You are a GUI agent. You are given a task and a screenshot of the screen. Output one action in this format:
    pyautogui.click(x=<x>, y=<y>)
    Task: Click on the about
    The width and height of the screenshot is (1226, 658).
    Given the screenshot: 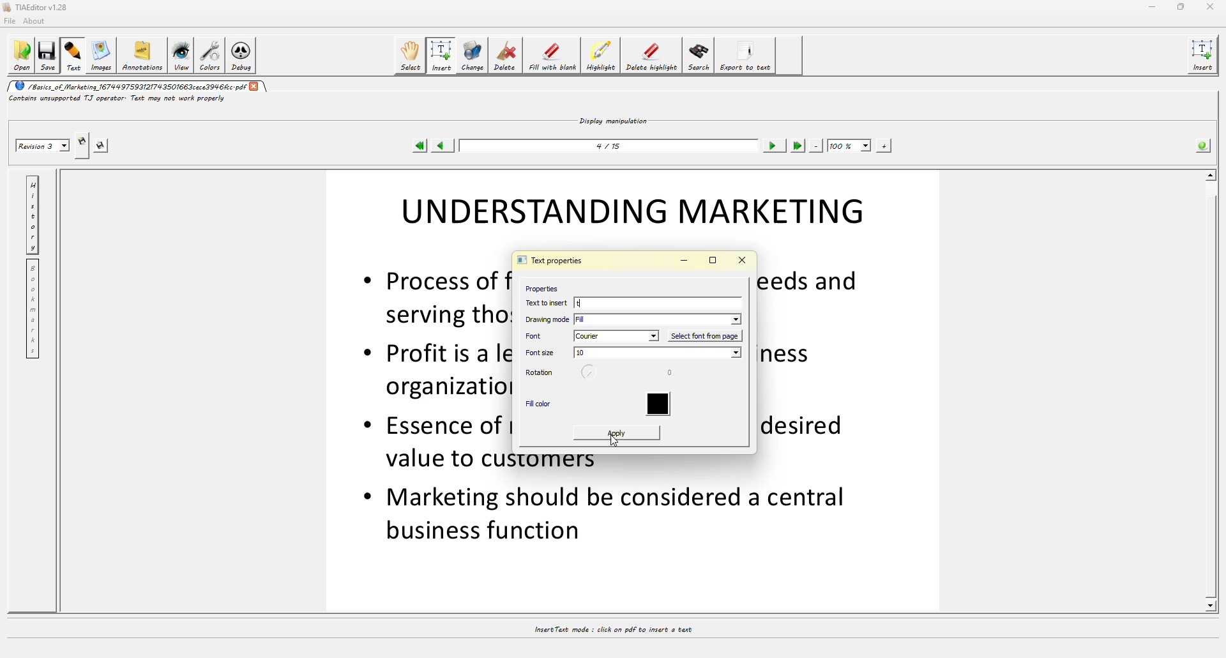 What is the action you would take?
    pyautogui.click(x=37, y=21)
    